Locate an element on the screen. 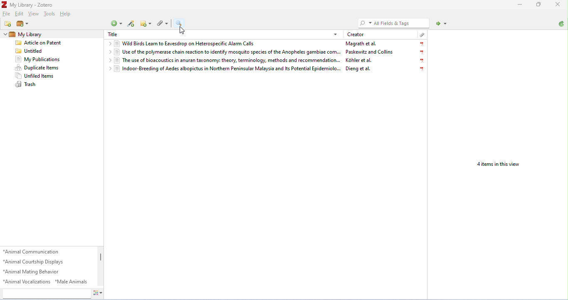 The height and width of the screenshot is (300, 568). tools is located at coordinates (51, 14).